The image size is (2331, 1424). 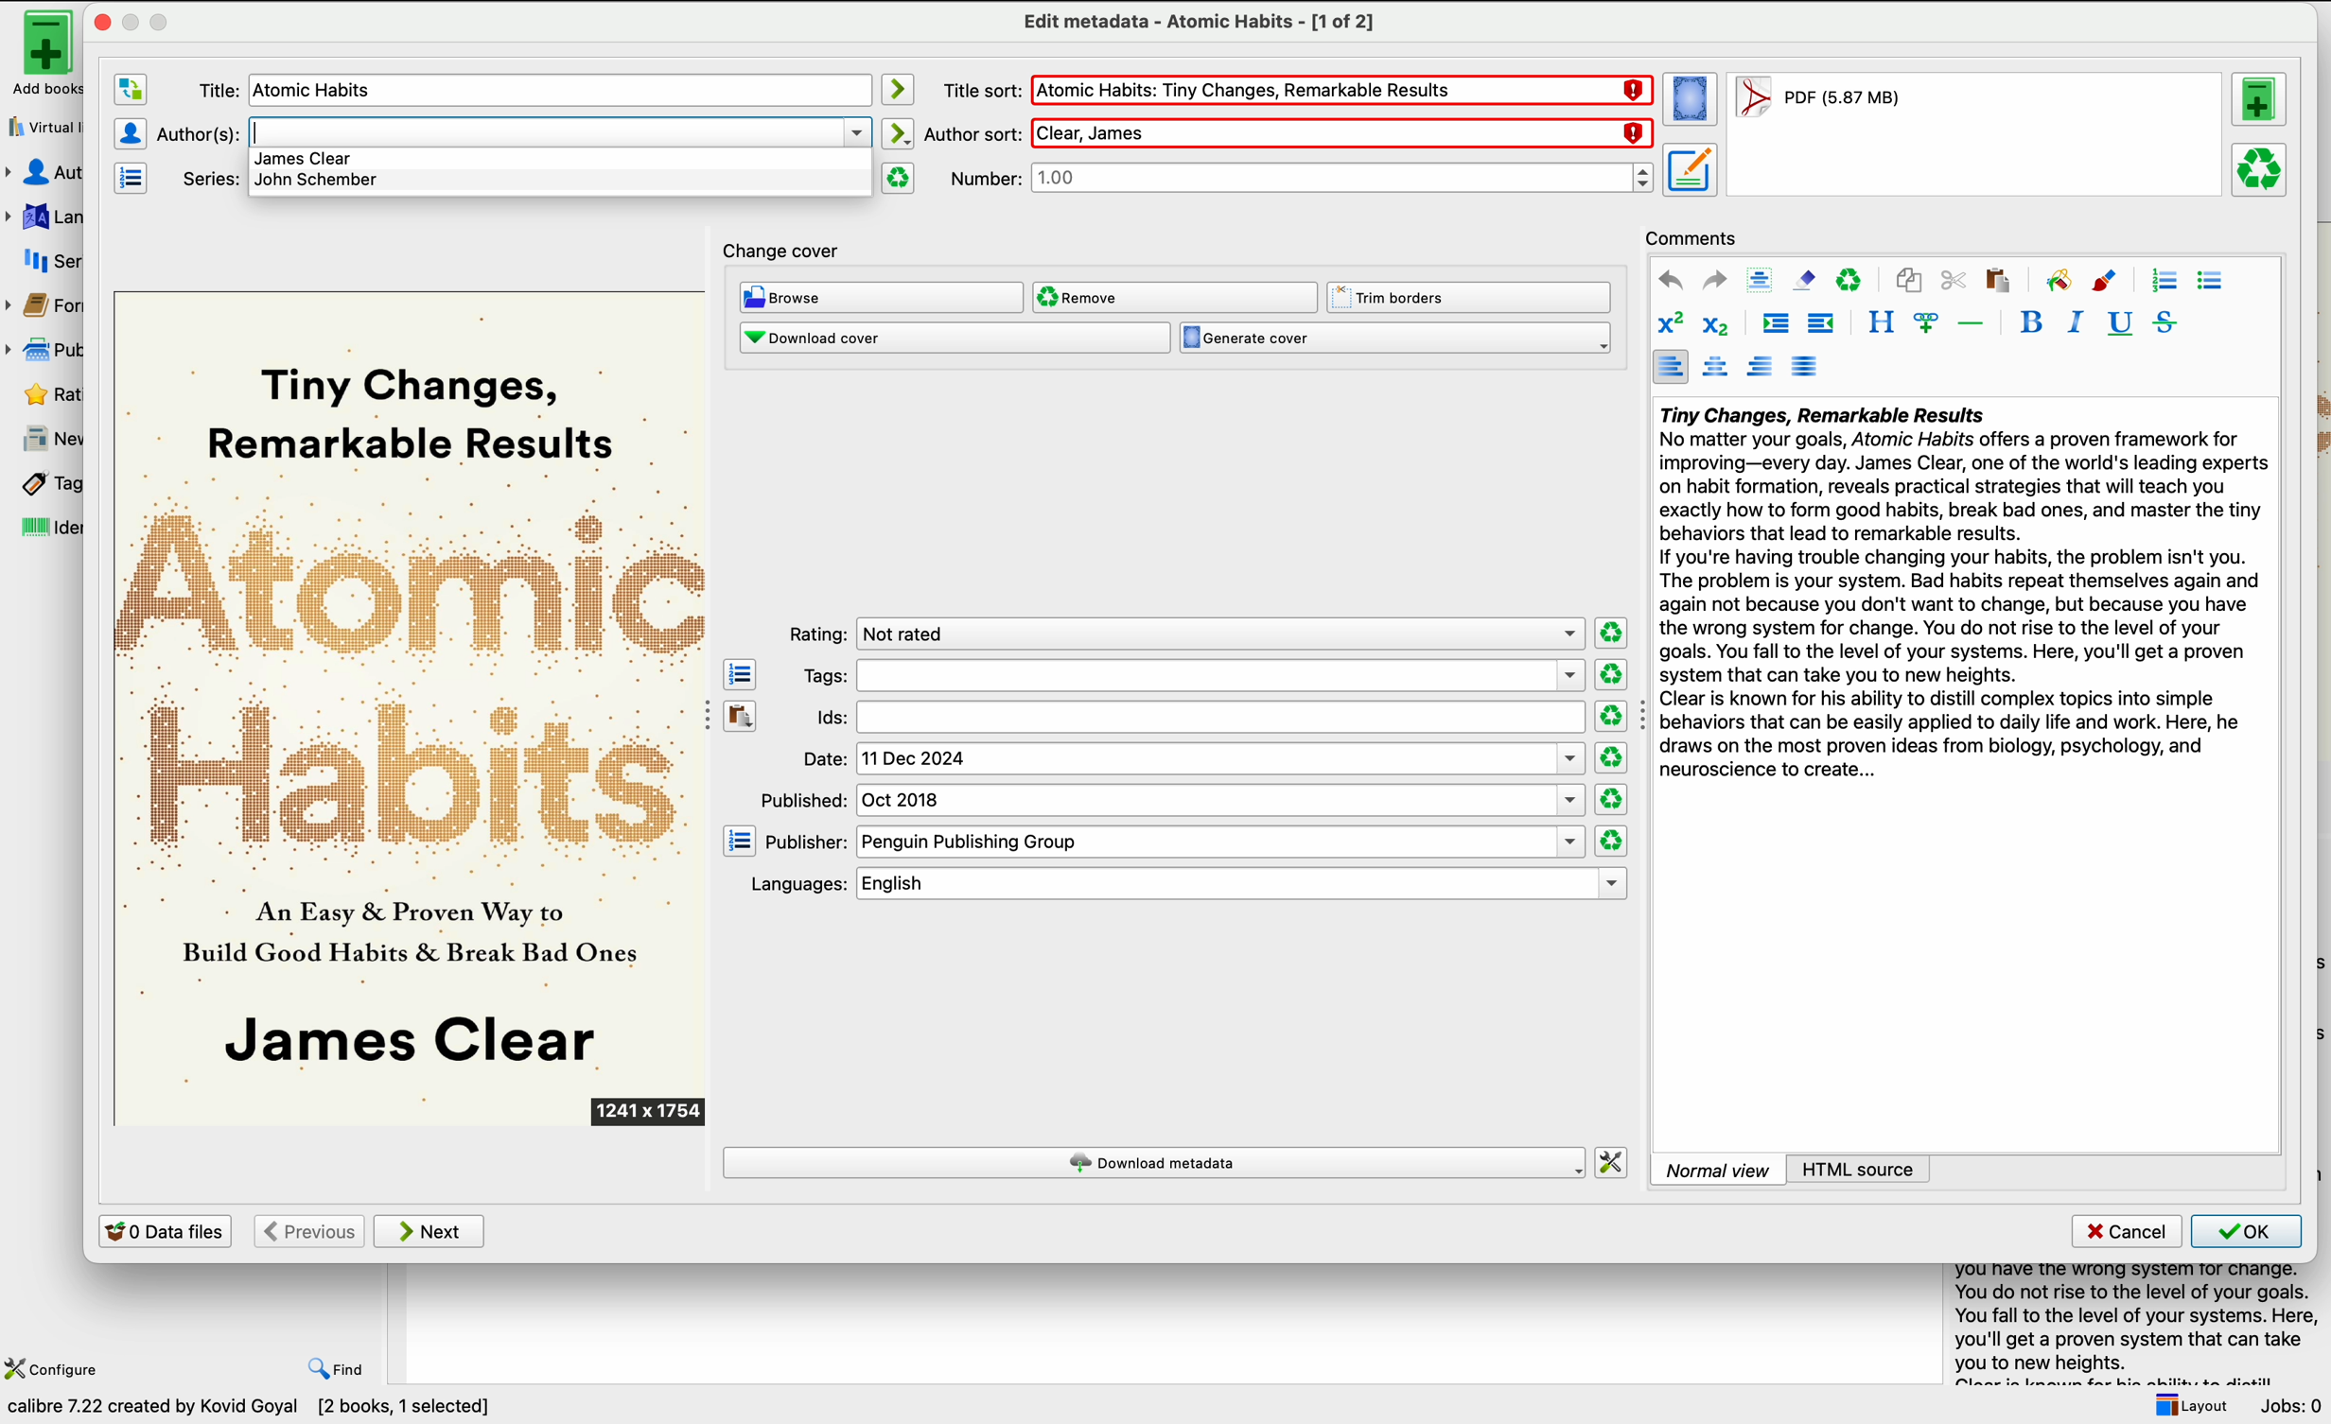 I want to click on delete the text, so click(x=198, y=133).